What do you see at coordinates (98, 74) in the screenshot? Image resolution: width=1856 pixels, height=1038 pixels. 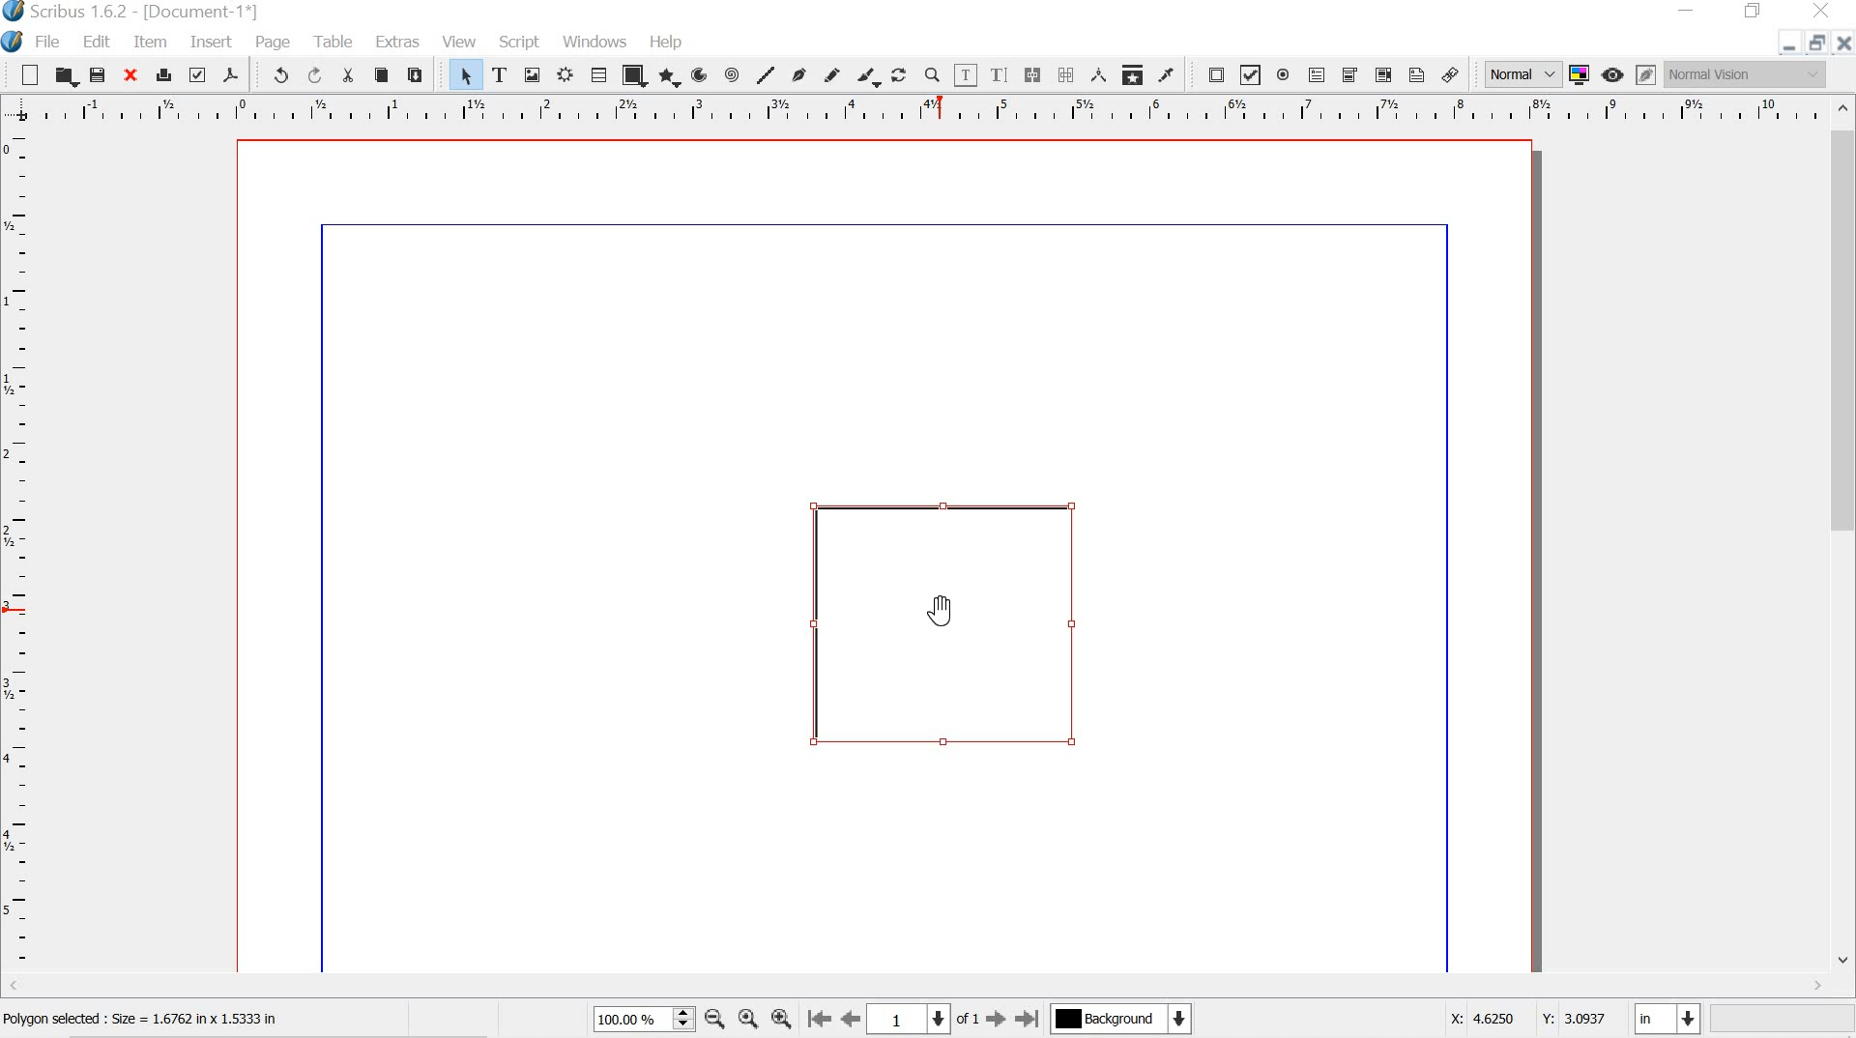 I see `save` at bounding box center [98, 74].